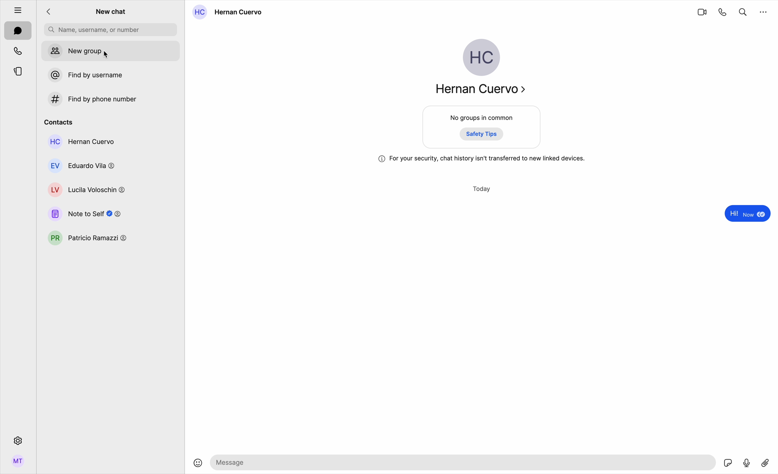  Describe the element at coordinates (766, 462) in the screenshot. I see `attach file` at that location.